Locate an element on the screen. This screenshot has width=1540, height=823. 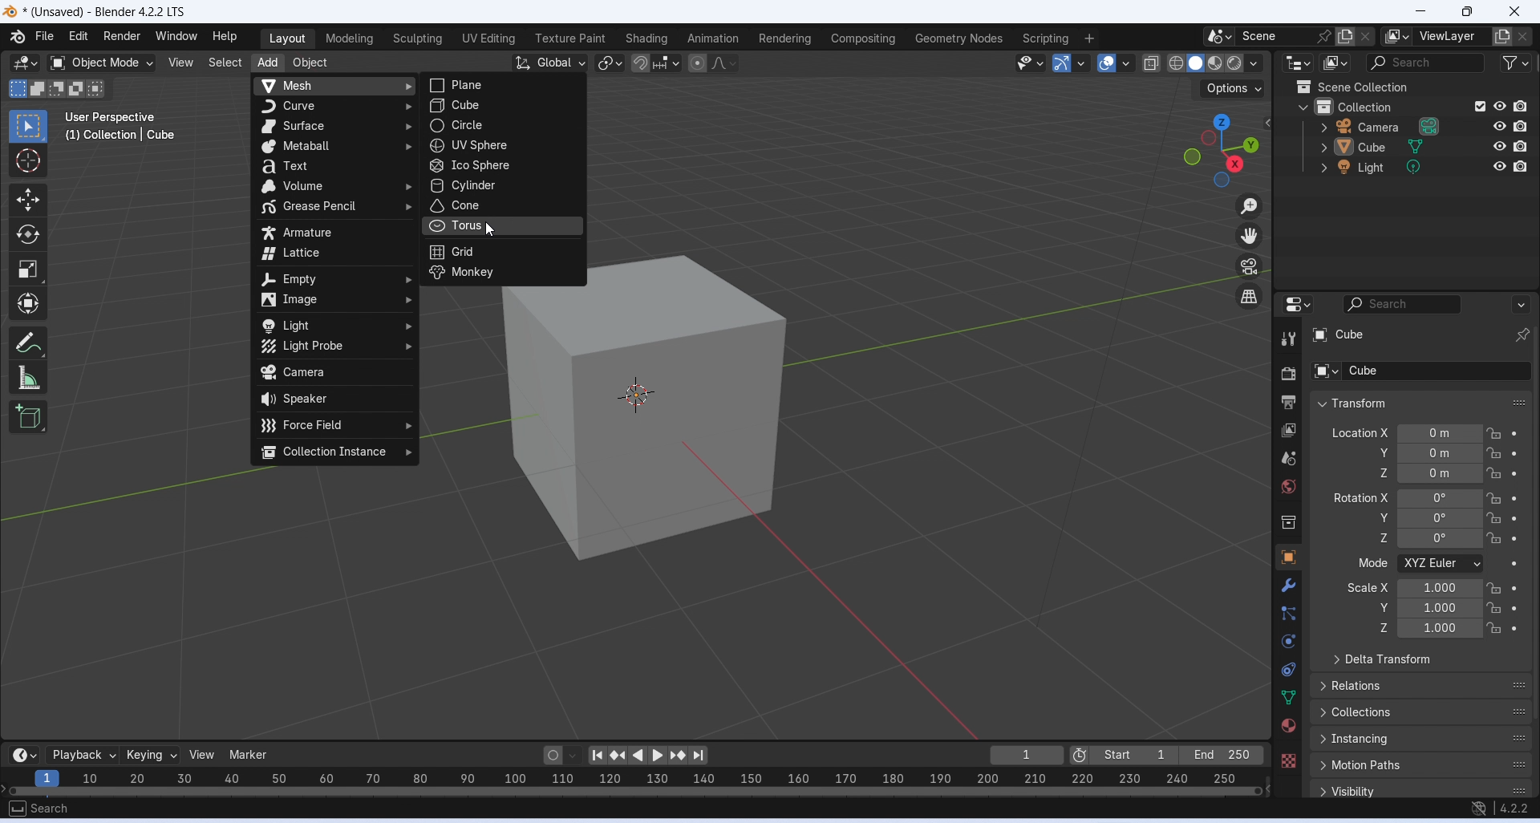
Move the view is located at coordinates (1252, 237).